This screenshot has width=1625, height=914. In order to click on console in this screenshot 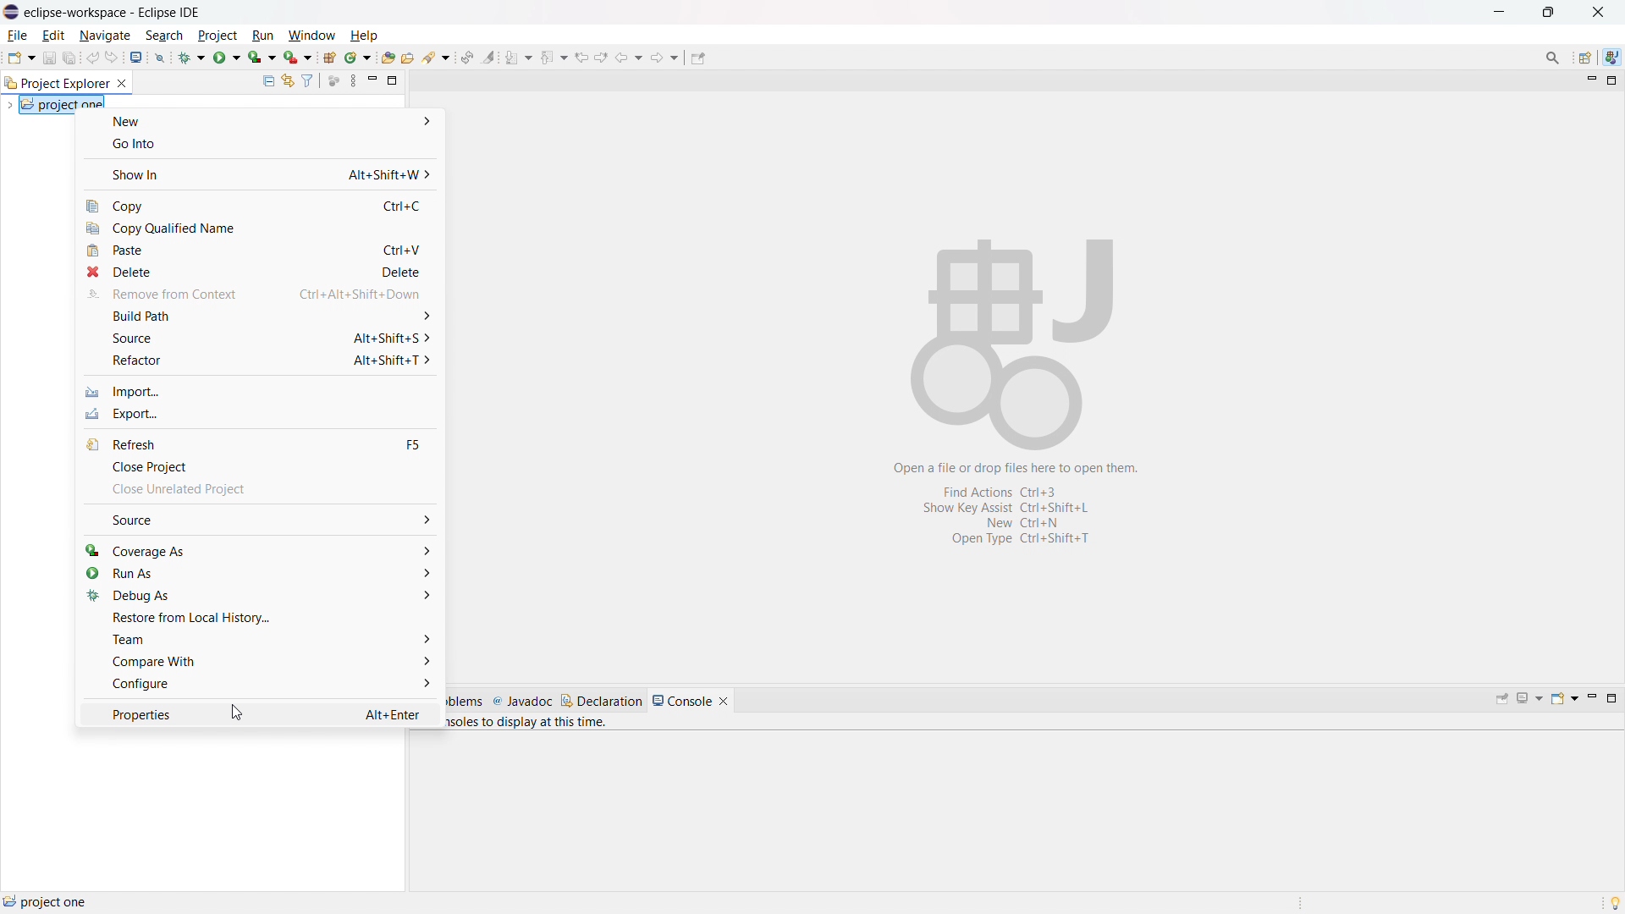, I will do `click(682, 701)`.